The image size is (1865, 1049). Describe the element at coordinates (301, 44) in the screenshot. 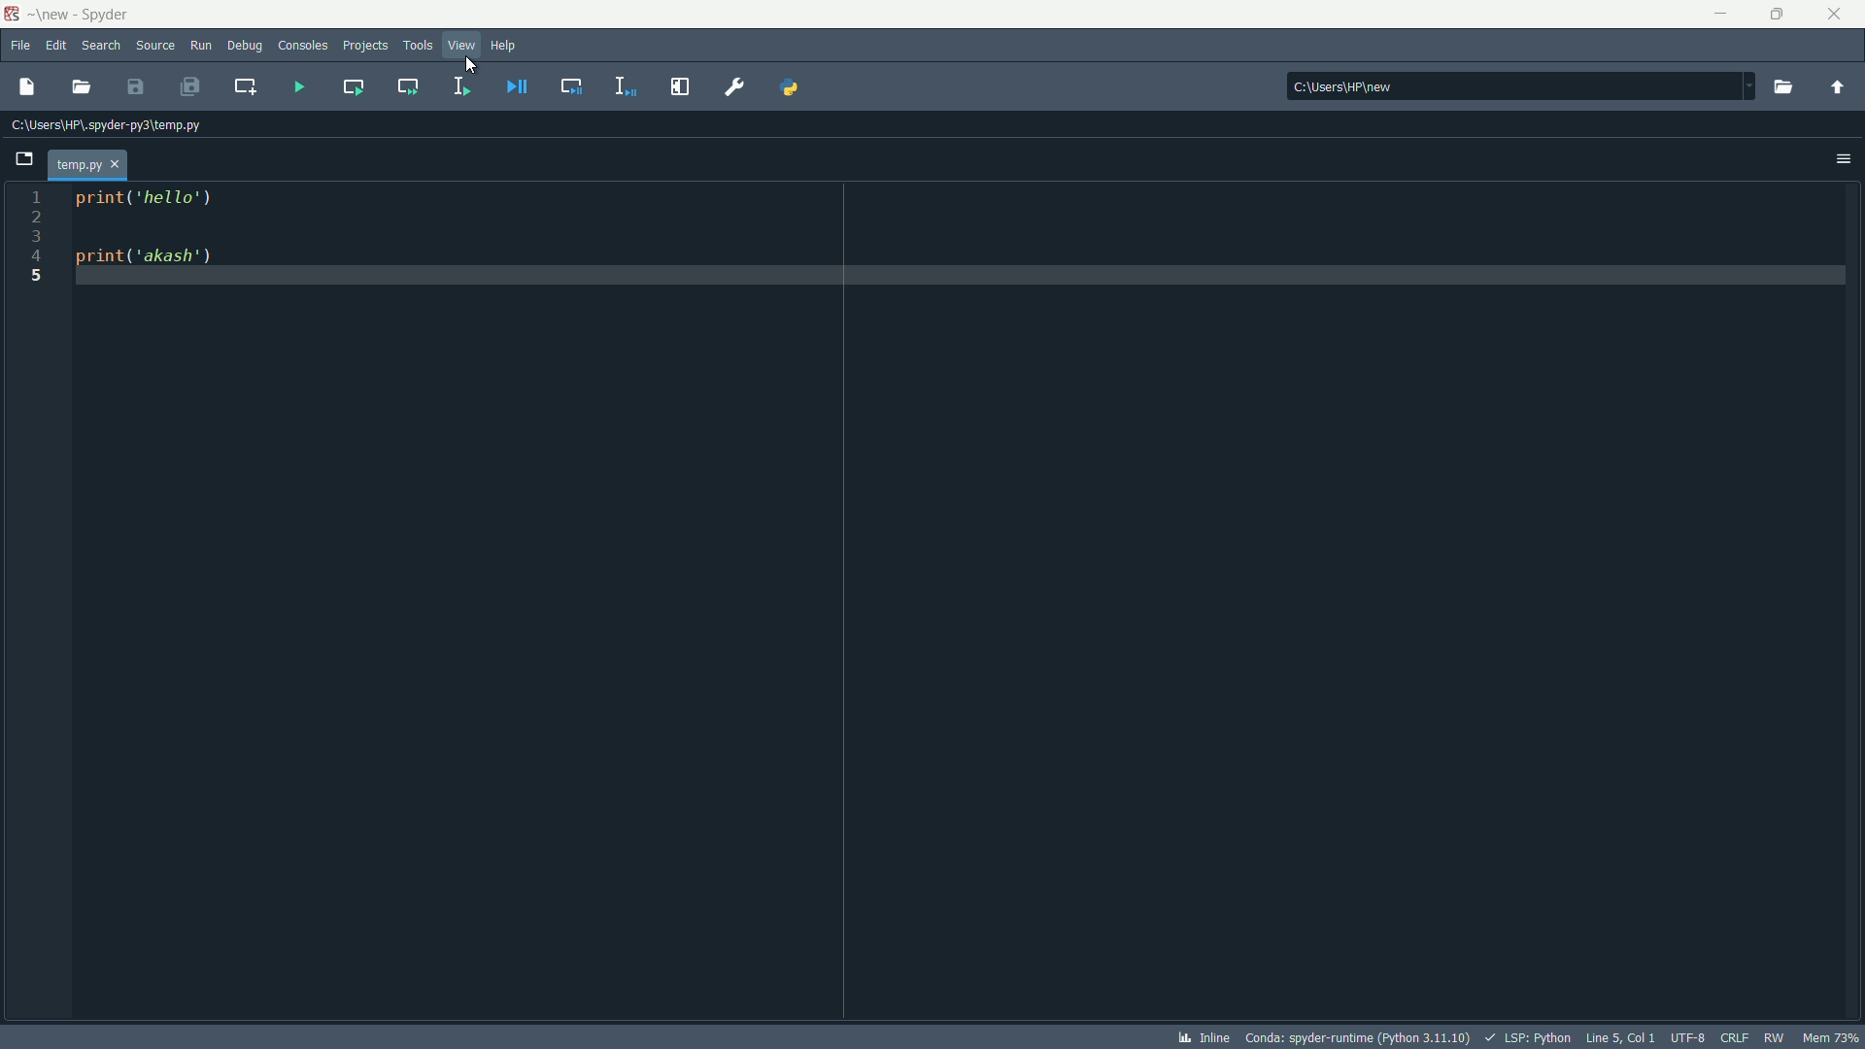

I see `consoles menu` at that location.